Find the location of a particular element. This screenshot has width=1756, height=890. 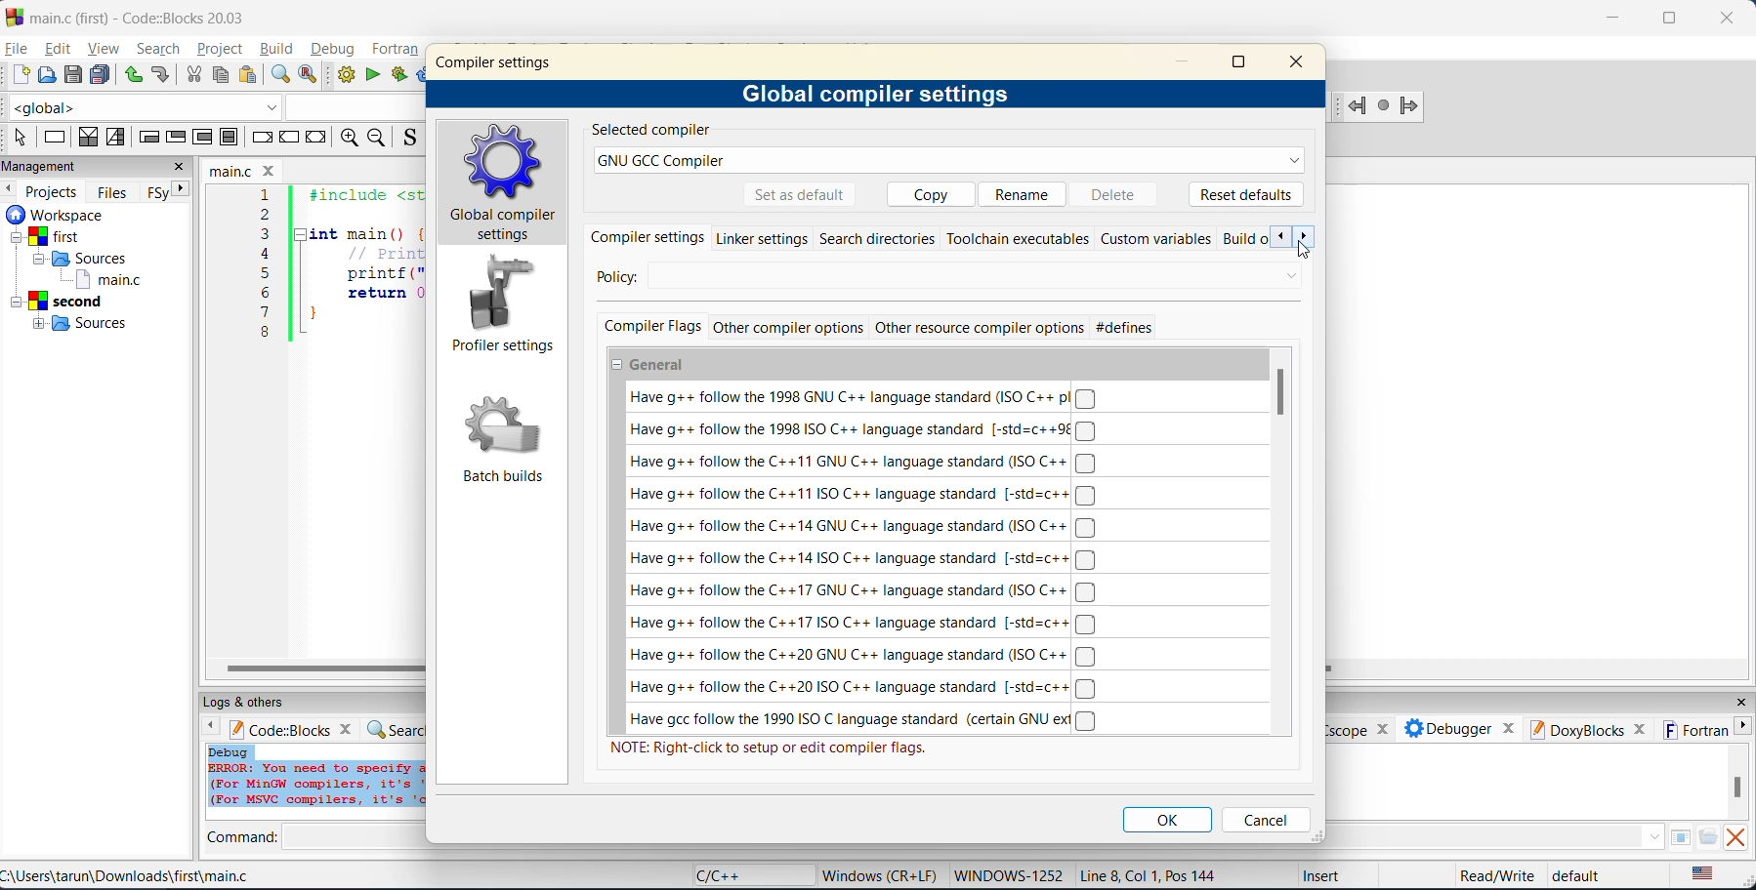

default is located at coordinates (1584, 876).